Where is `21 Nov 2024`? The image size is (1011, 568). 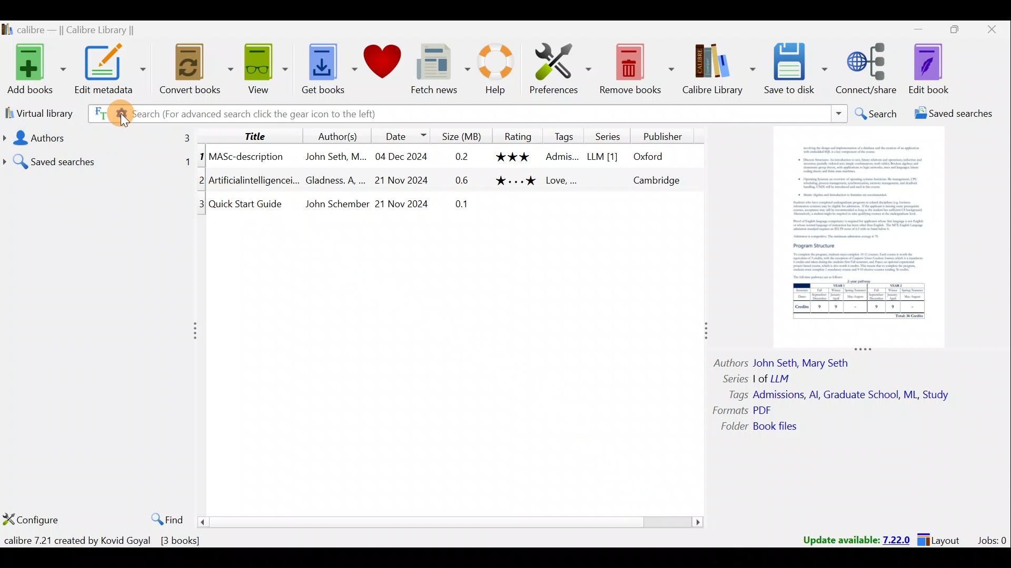 21 Nov 2024 is located at coordinates (402, 205).